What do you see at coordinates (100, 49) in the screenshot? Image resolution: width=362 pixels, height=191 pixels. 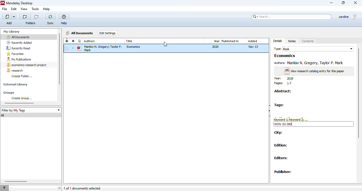 I see `Mankiw N. Gregory; Taylor P. Mark` at bounding box center [100, 49].